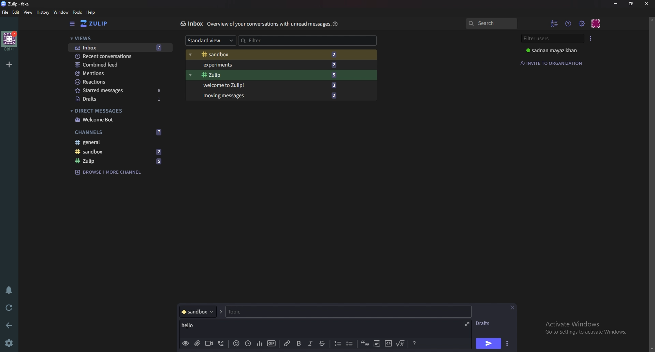  Describe the element at coordinates (270, 96) in the screenshot. I see `Moving messages 2` at that location.